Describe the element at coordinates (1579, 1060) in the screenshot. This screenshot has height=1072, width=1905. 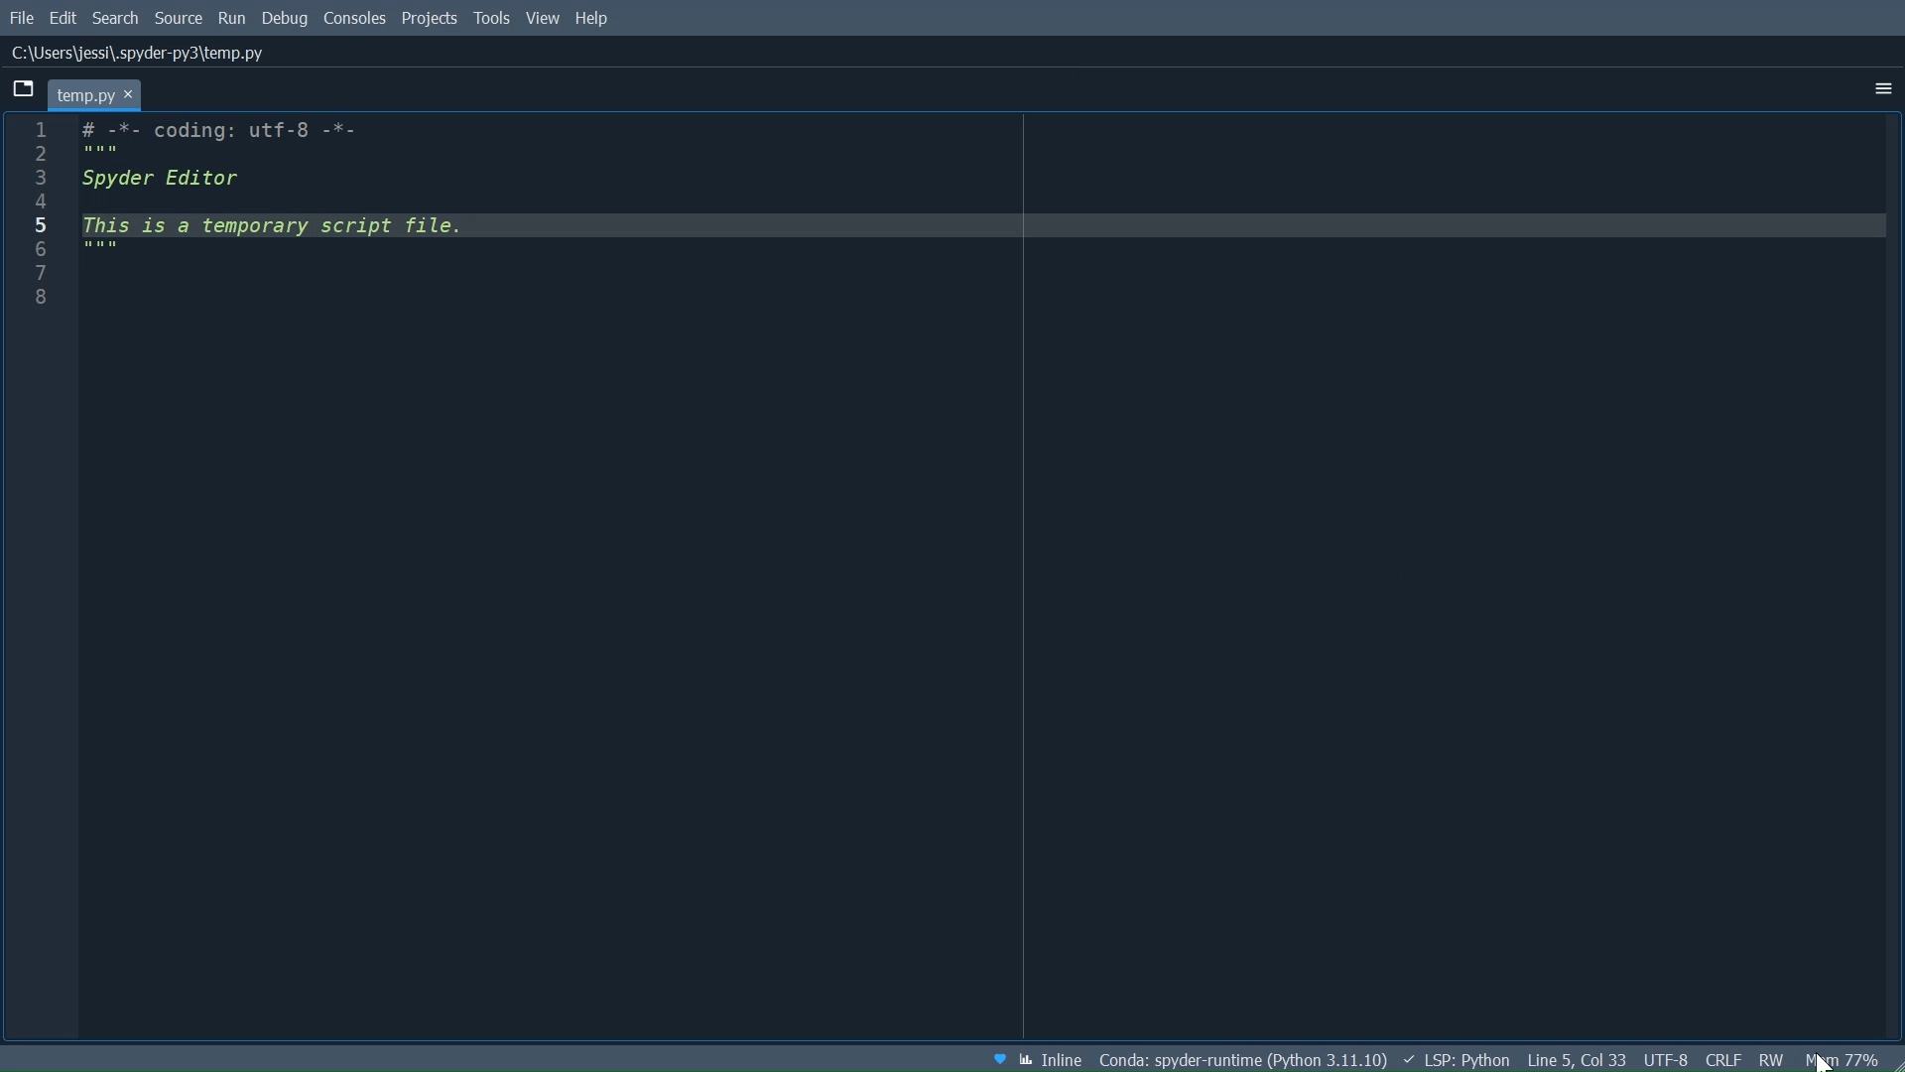
I see `Cursor Position` at that location.